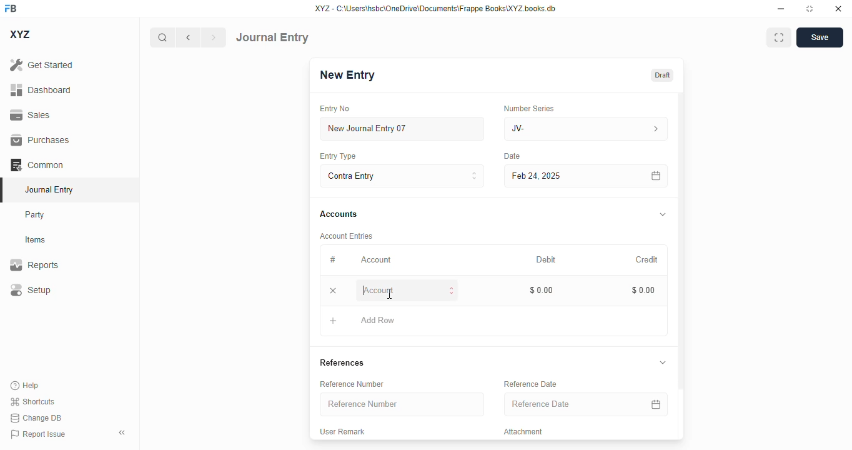 The height and width of the screenshot is (450, 852). What do you see at coordinates (378, 320) in the screenshot?
I see `add row ` at bounding box center [378, 320].